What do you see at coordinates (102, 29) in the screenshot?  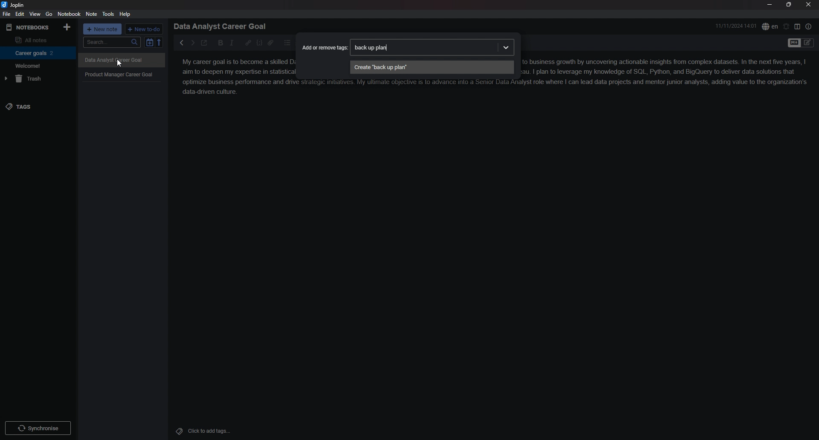 I see `+ new note` at bounding box center [102, 29].